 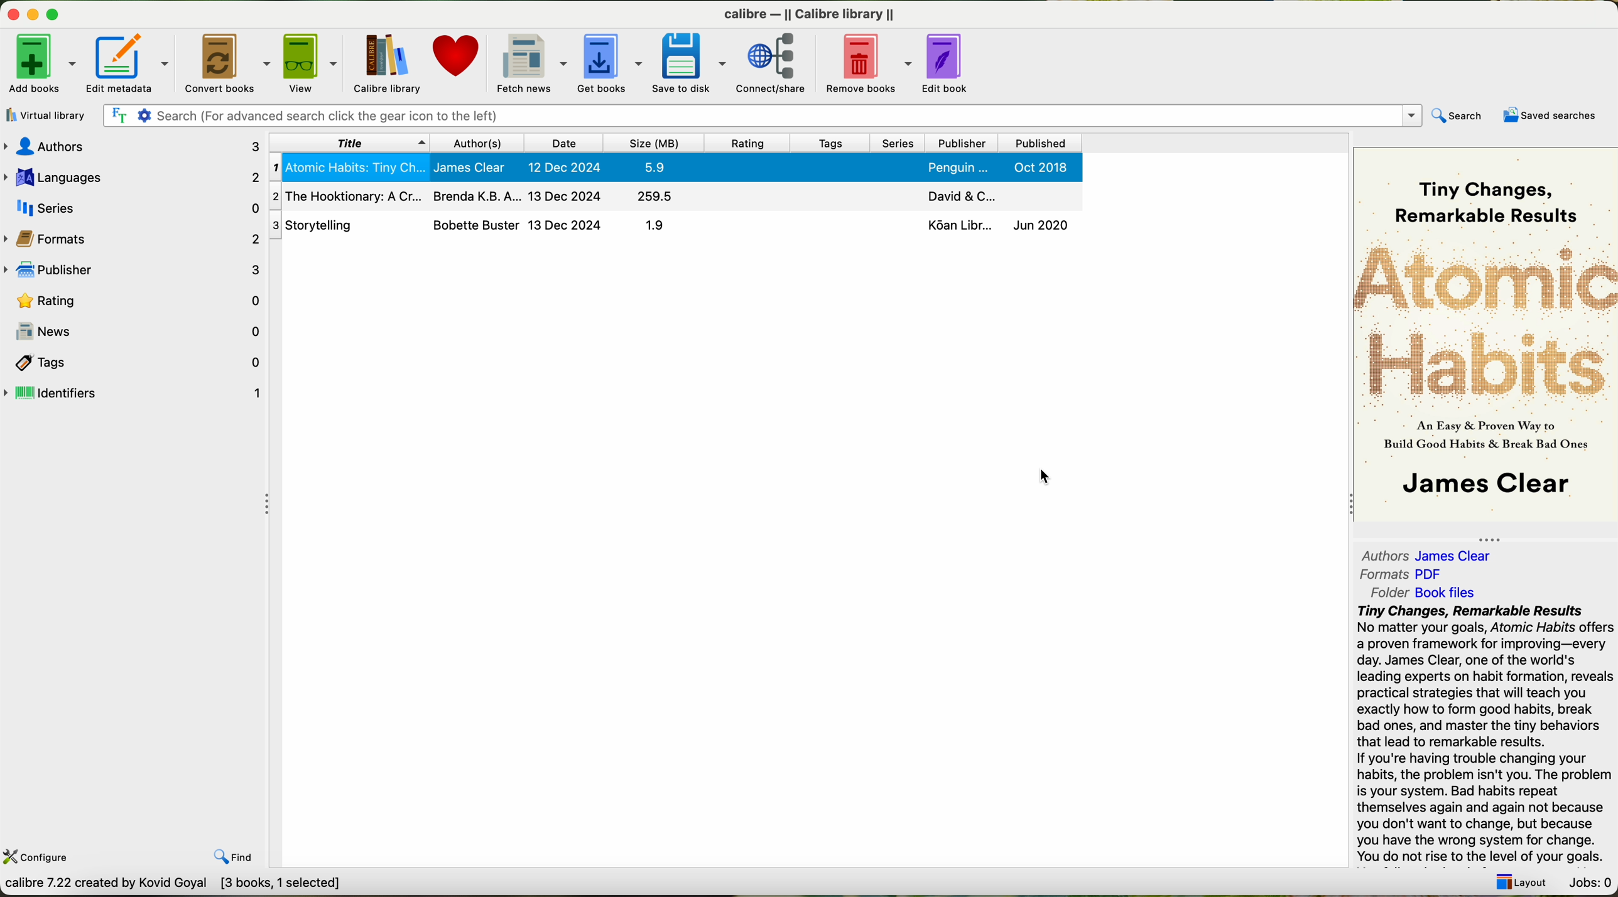 I want to click on rating, so click(x=134, y=301).